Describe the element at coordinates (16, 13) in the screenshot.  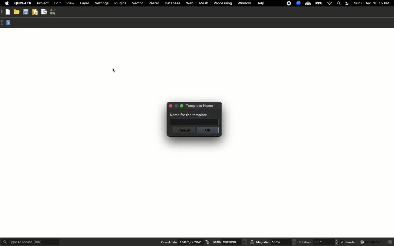
I see `Open` at that location.